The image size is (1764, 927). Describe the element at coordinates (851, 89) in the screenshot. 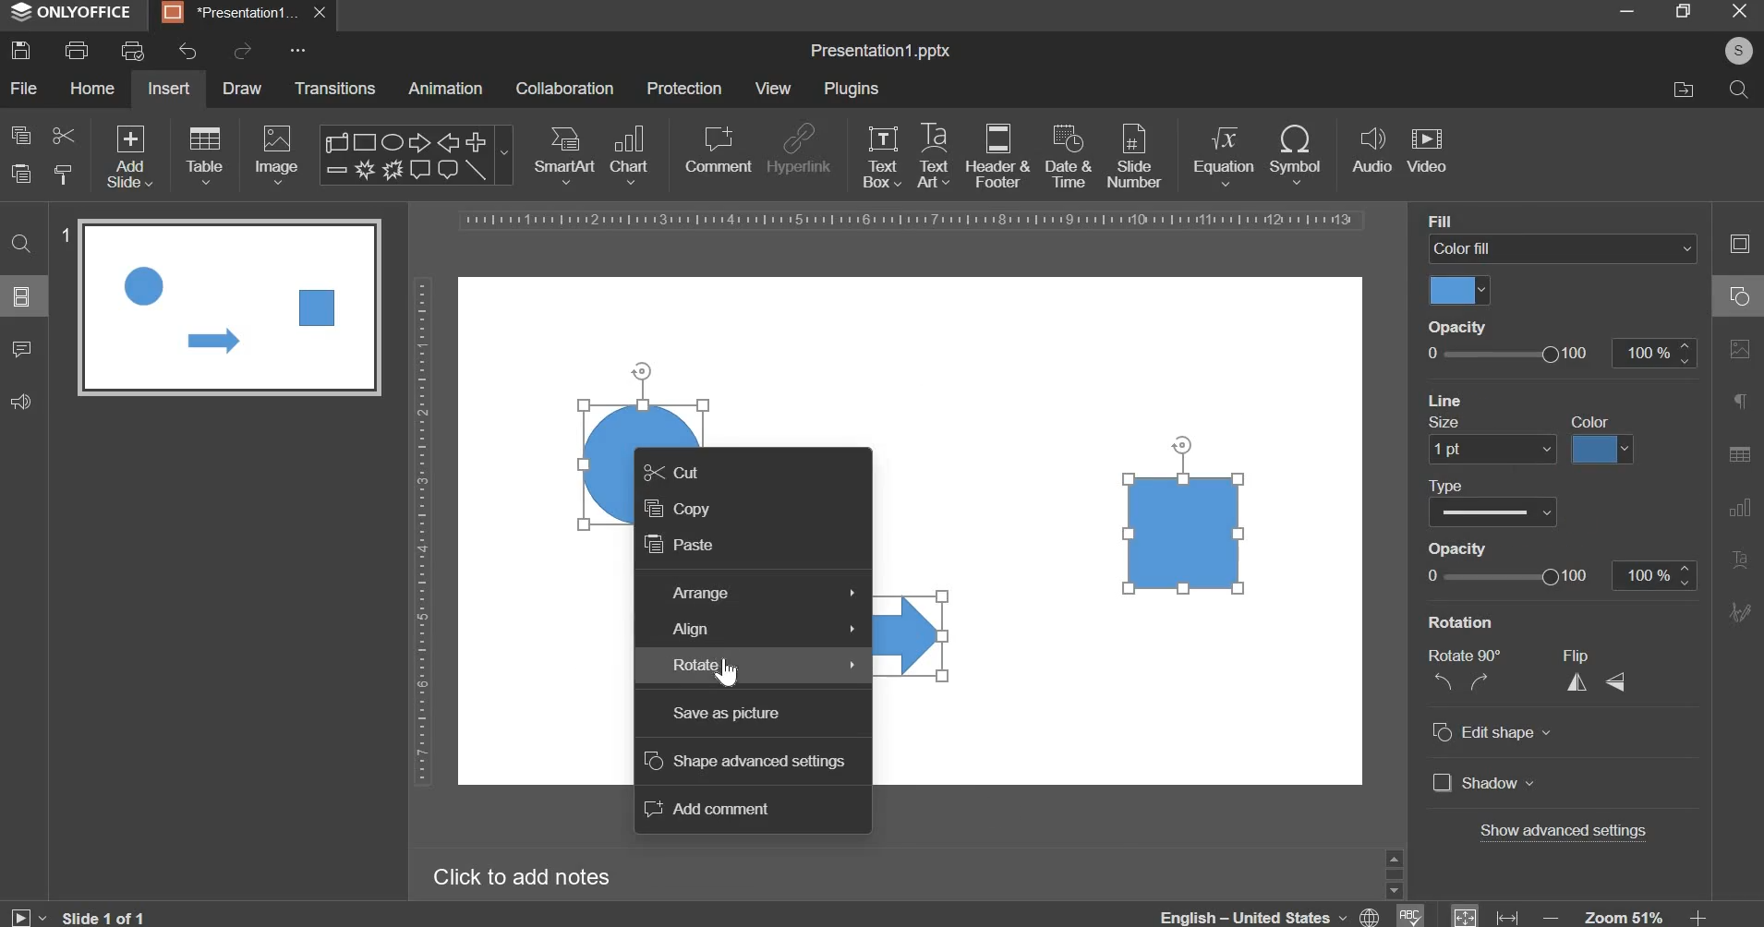

I see `plugins` at that location.